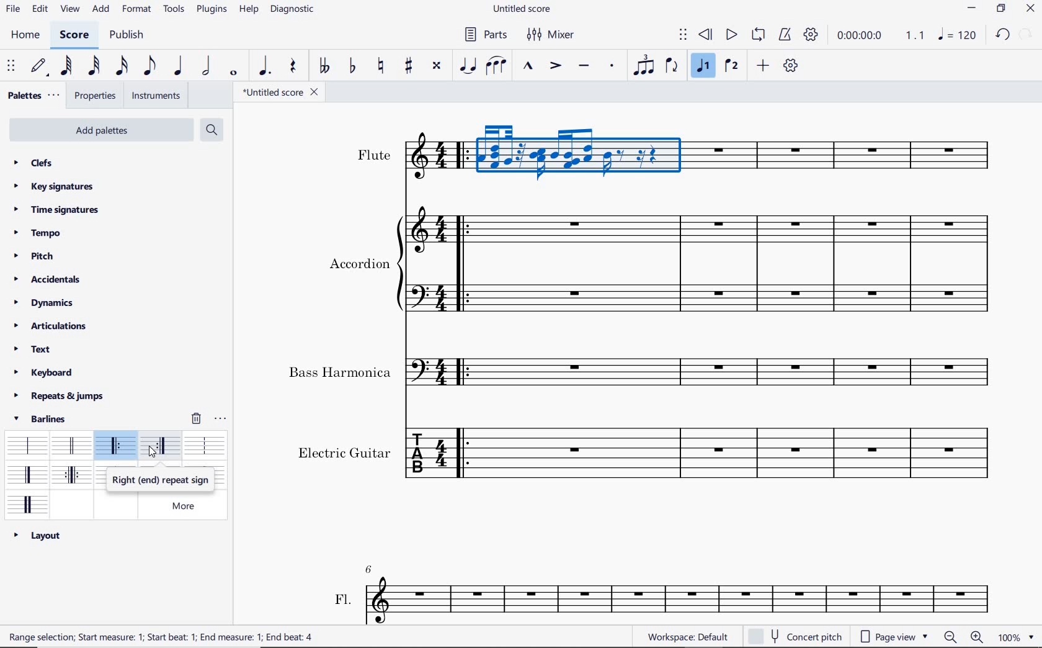 The width and height of the screenshot is (1042, 648). I want to click on toggle flat, so click(352, 66).